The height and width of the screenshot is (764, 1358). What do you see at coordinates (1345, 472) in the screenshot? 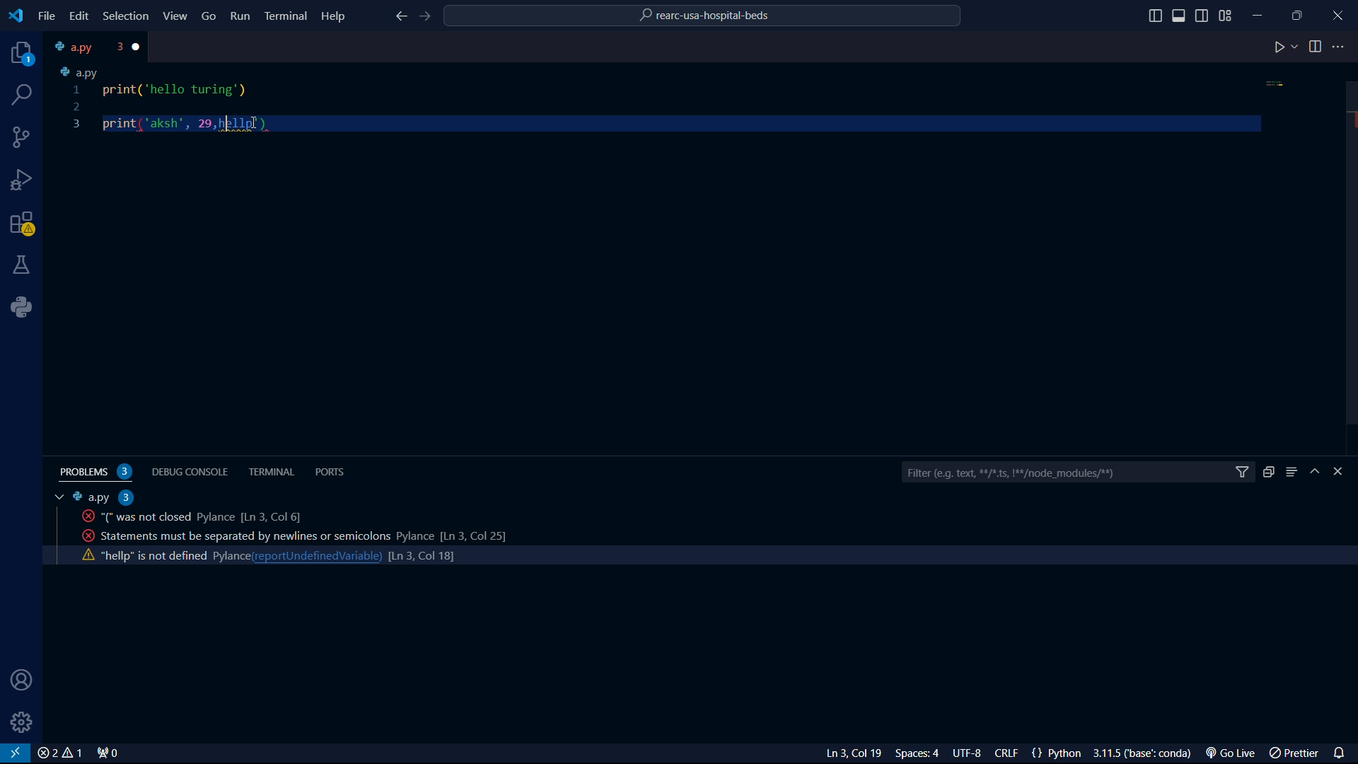
I see `close bar` at bounding box center [1345, 472].